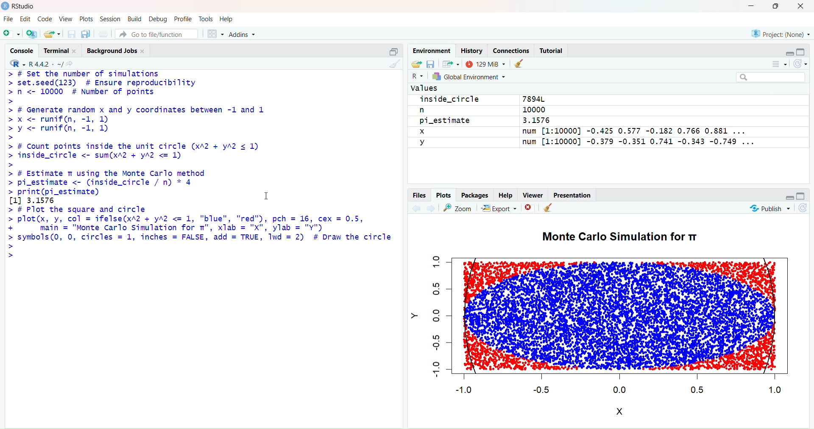 The width and height of the screenshot is (814, 429). Describe the element at coordinates (533, 194) in the screenshot. I see `Viewer` at that location.